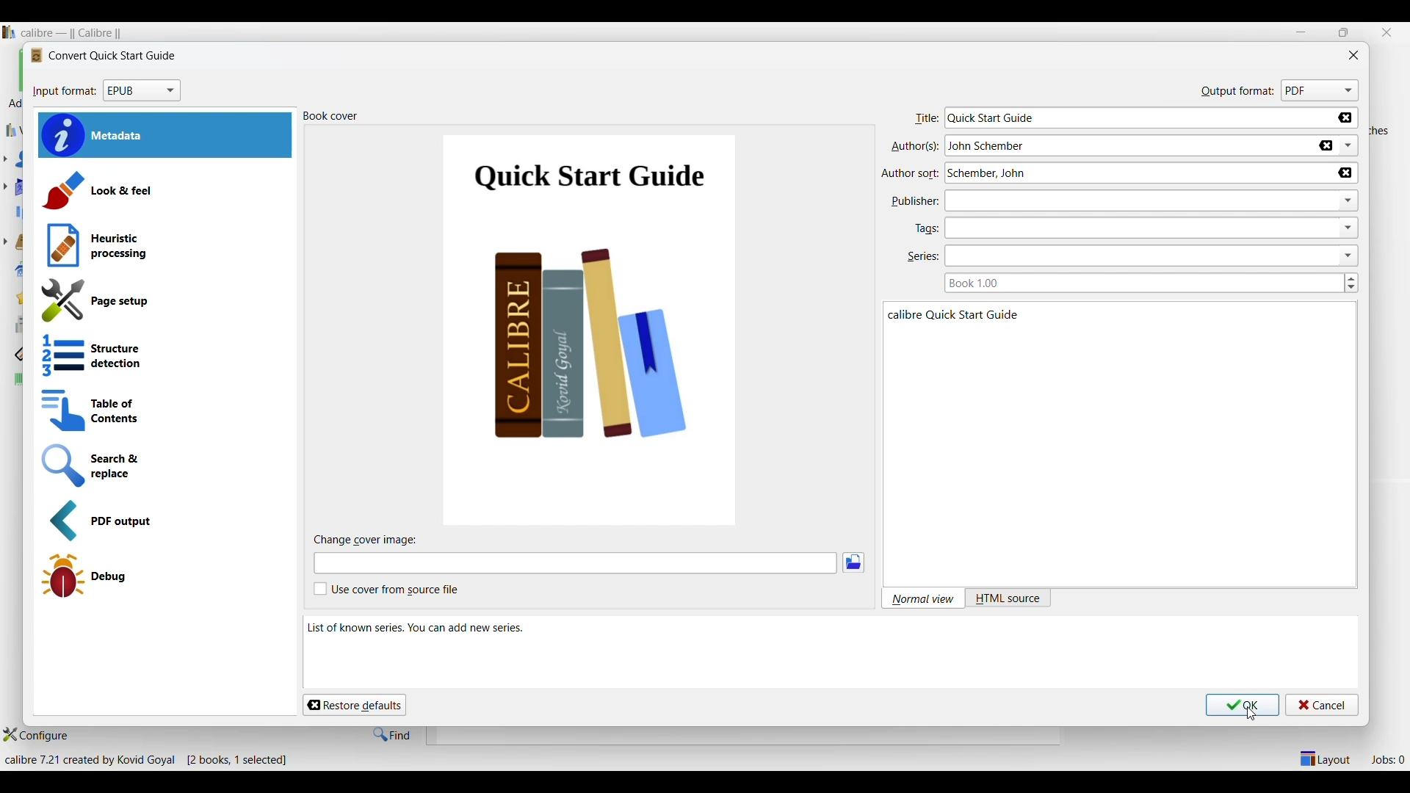 Image resolution: width=1410 pixels, height=793 pixels. What do you see at coordinates (162, 355) in the screenshot?
I see `Structure detection` at bounding box center [162, 355].